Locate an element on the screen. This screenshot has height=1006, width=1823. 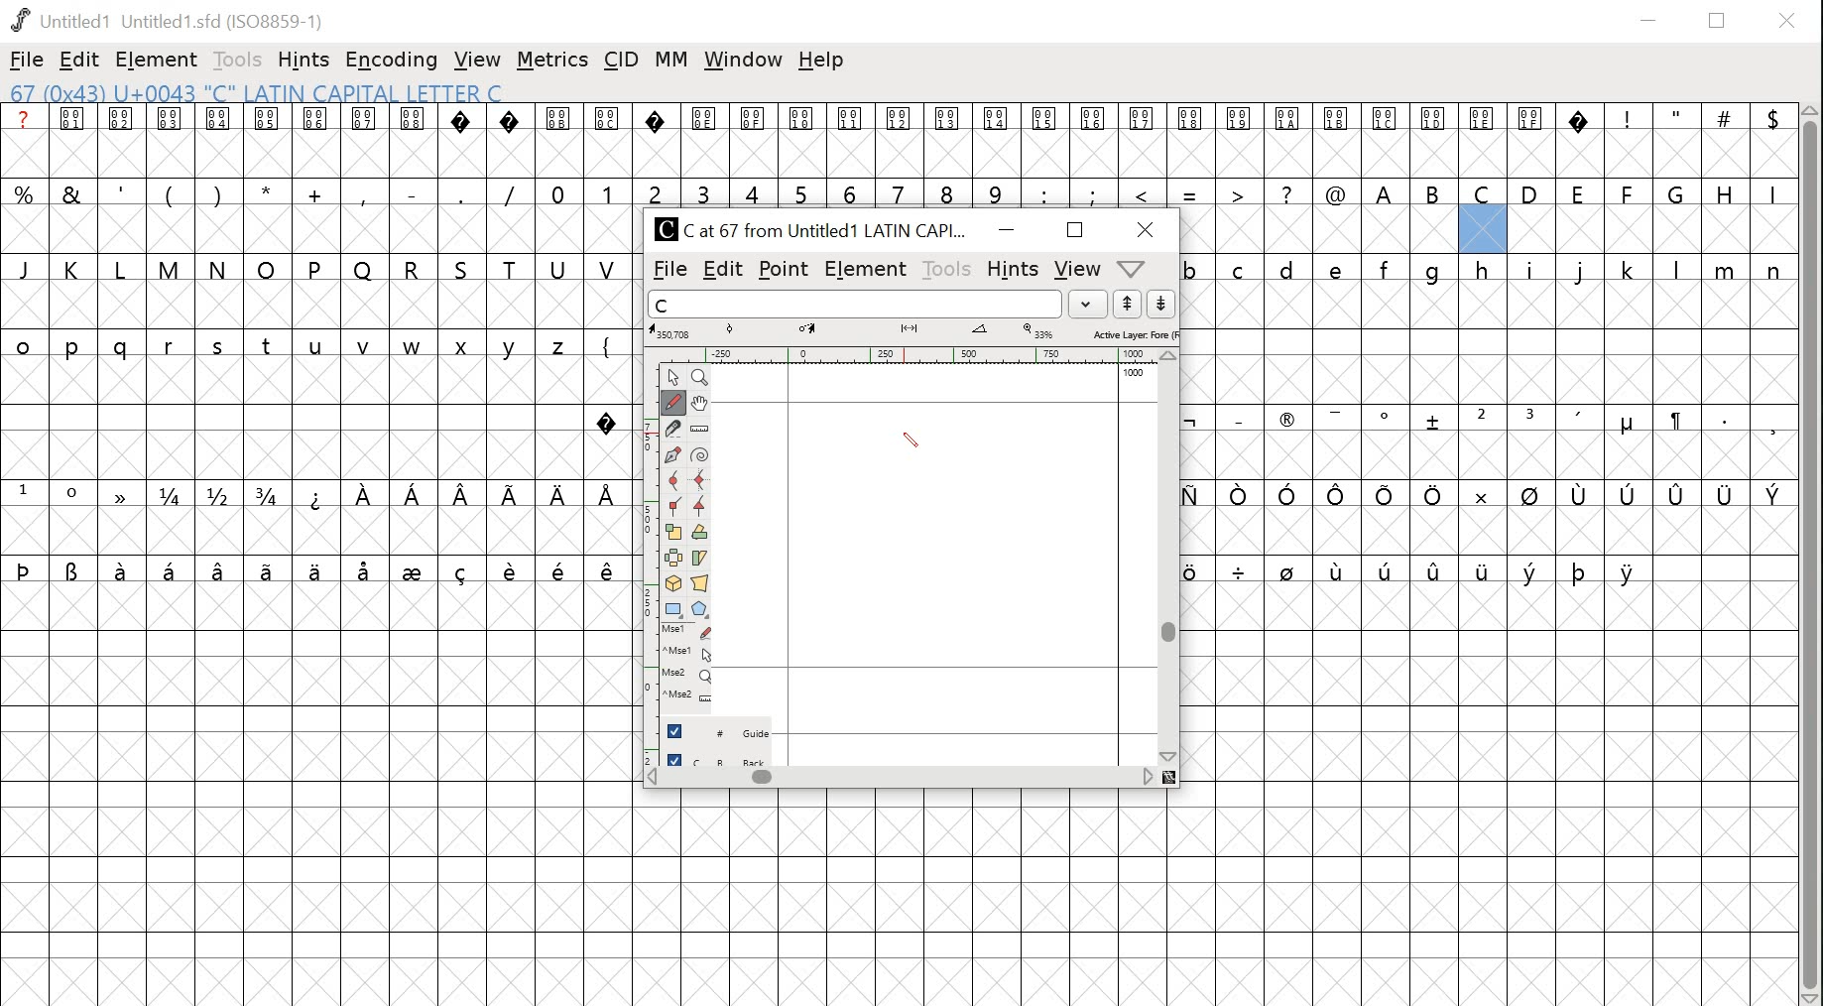
maximize is located at coordinates (1078, 230).